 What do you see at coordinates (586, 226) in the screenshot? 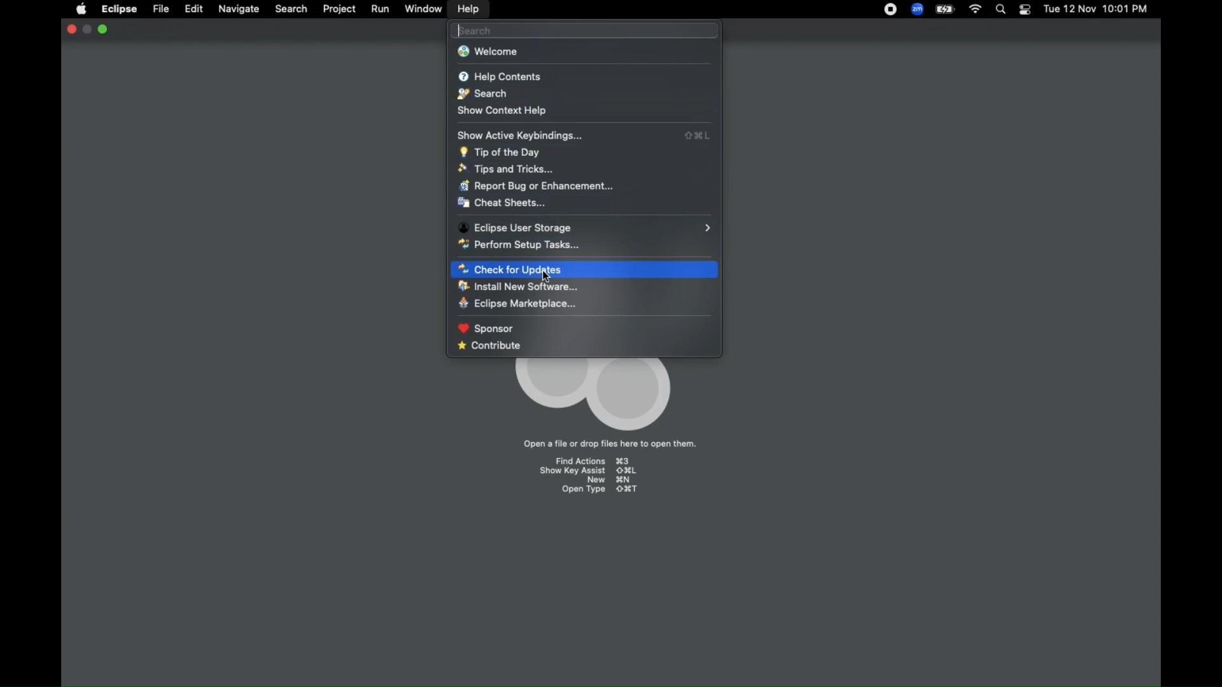
I see `Eclipse User Storage` at bounding box center [586, 226].